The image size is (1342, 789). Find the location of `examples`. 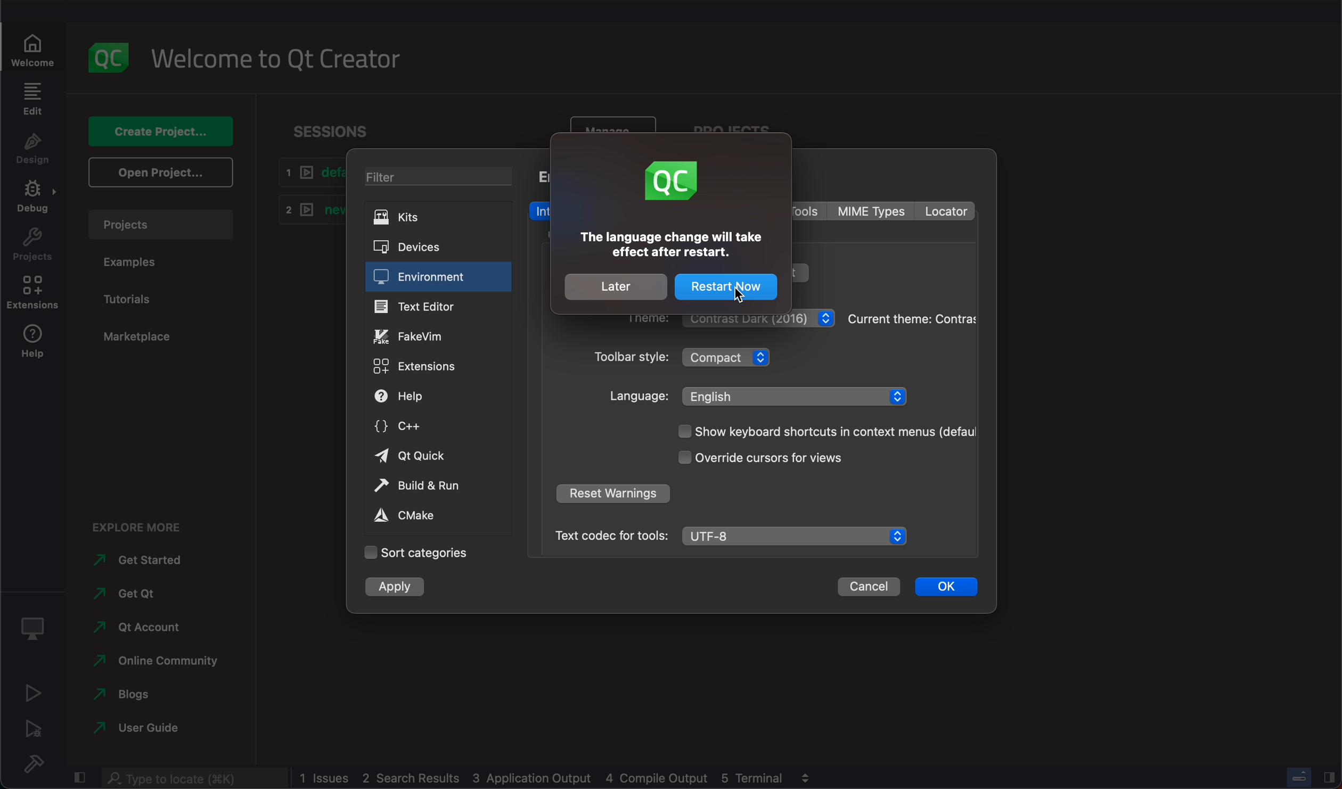

examples is located at coordinates (137, 261).